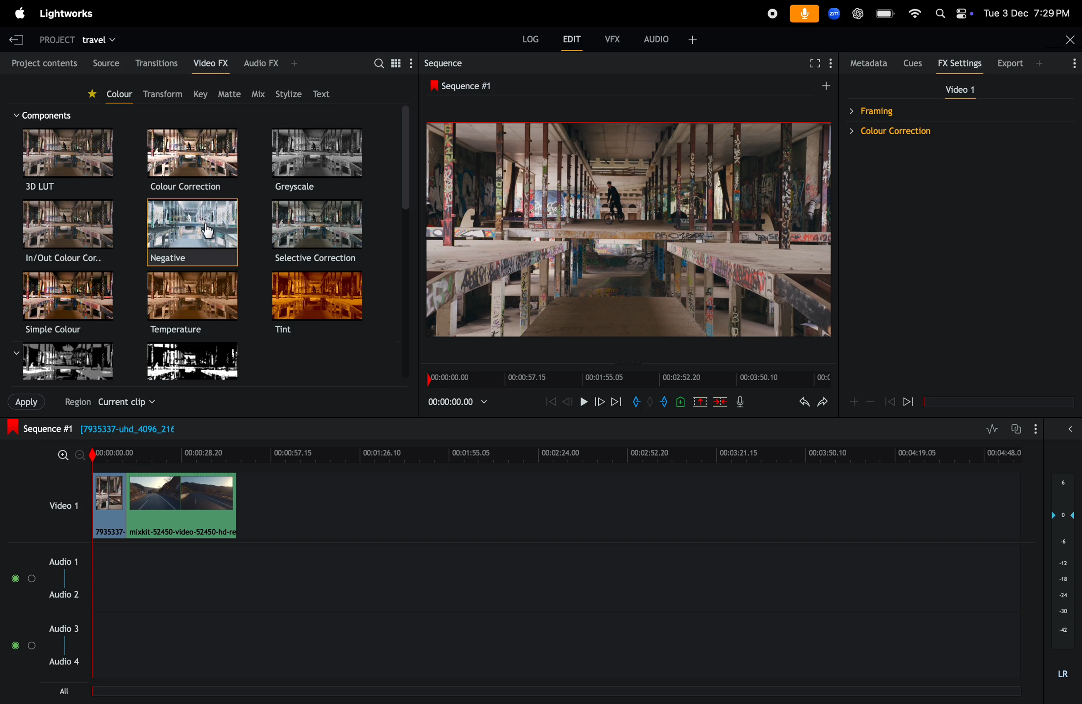 The width and height of the screenshot is (1082, 704). I want to click on chatgpt, so click(858, 14).